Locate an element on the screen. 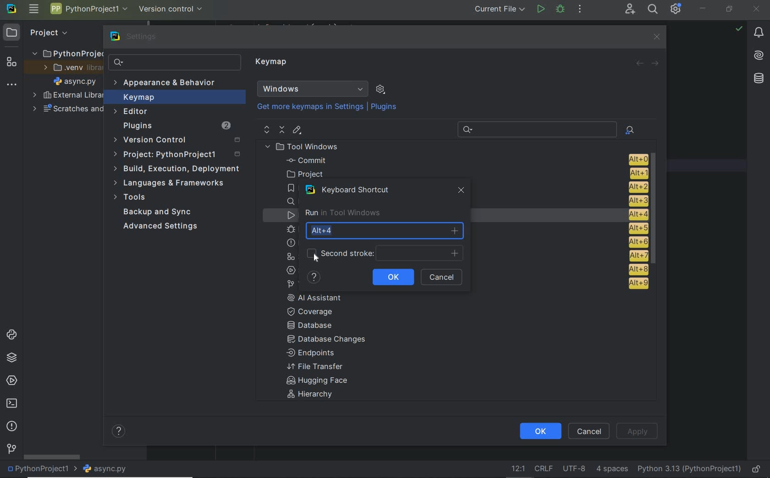 The width and height of the screenshot is (770, 478). Database changes is located at coordinates (327, 340).